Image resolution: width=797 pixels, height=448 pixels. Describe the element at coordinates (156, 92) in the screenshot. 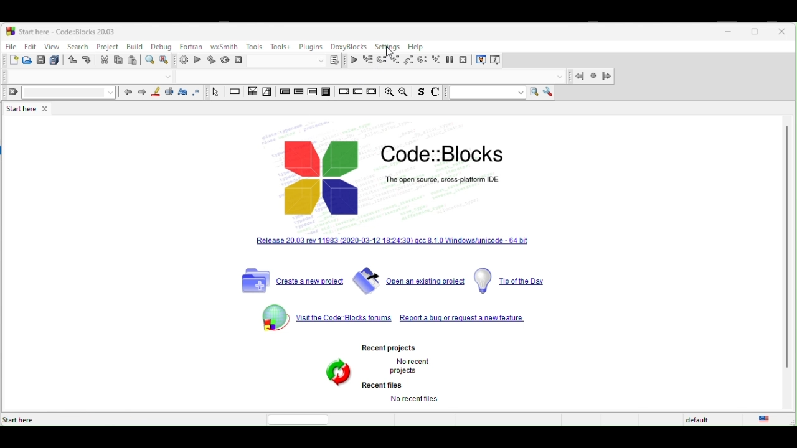

I see `highlight` at that location.